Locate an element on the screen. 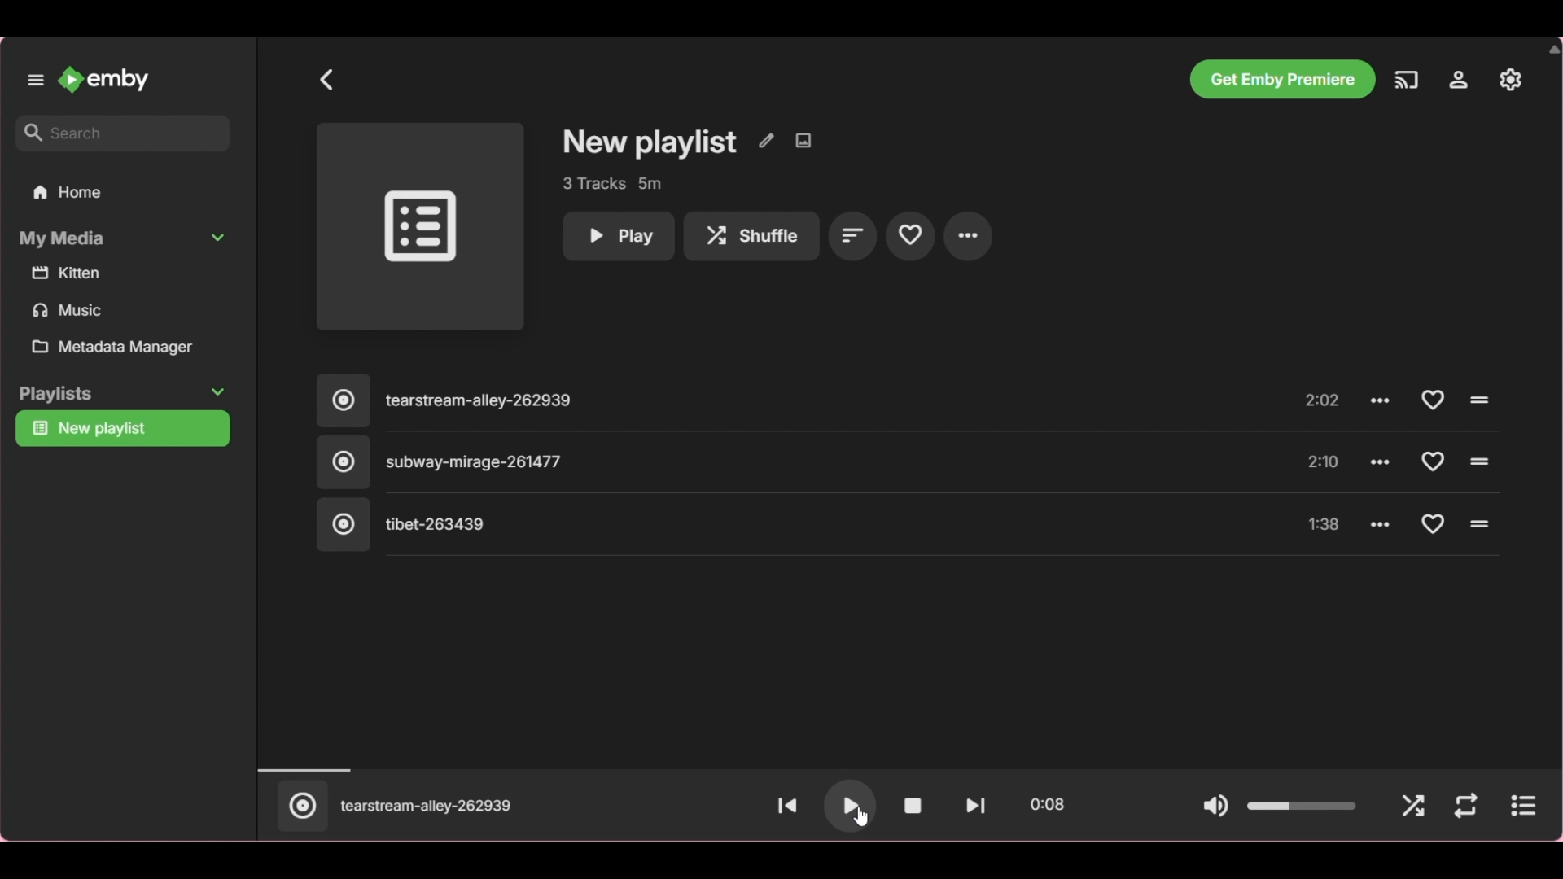 This screenshot has height=879, width=1563. Go to home is located at coordinates (103, 80).